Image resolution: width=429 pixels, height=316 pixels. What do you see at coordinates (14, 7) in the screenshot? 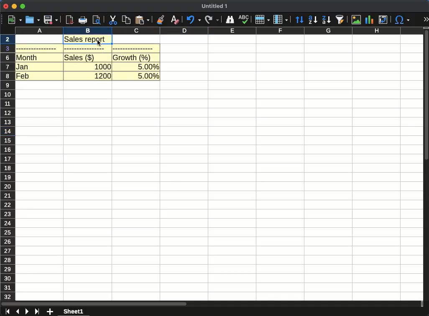
I see `minimize` at bounding box center [14, 7].